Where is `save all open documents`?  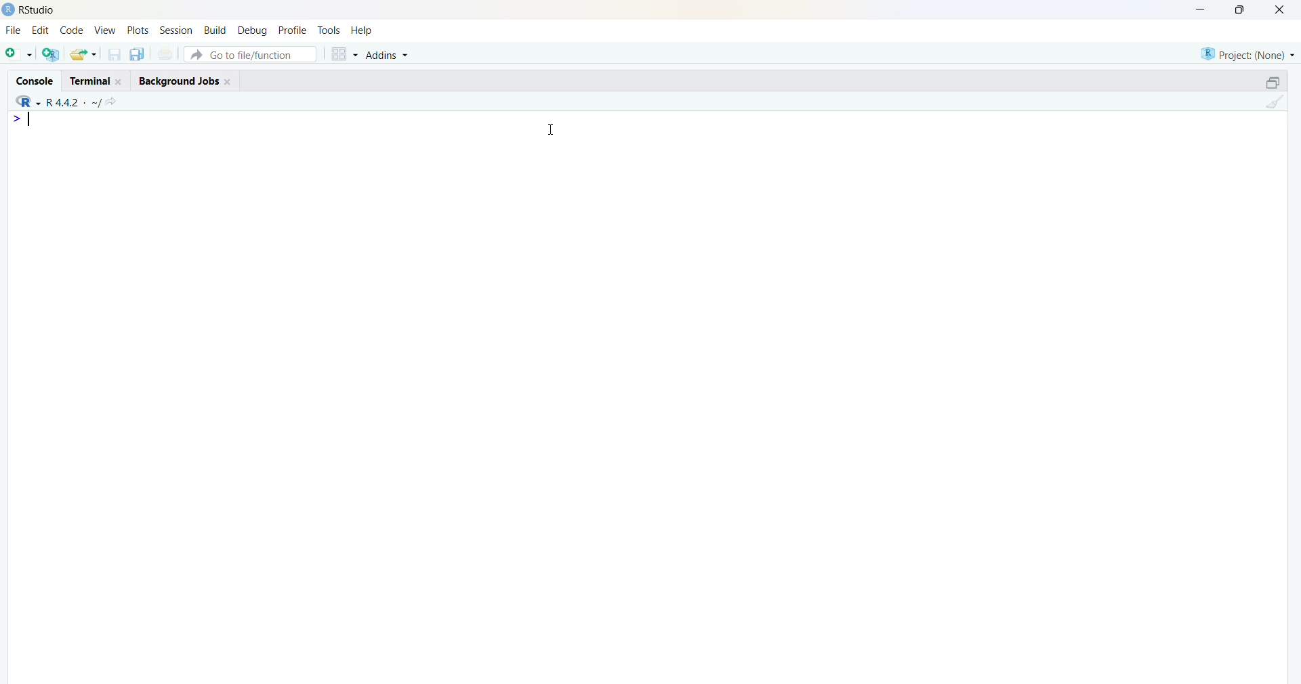 save all open documents is located at coordinates (136, 54).